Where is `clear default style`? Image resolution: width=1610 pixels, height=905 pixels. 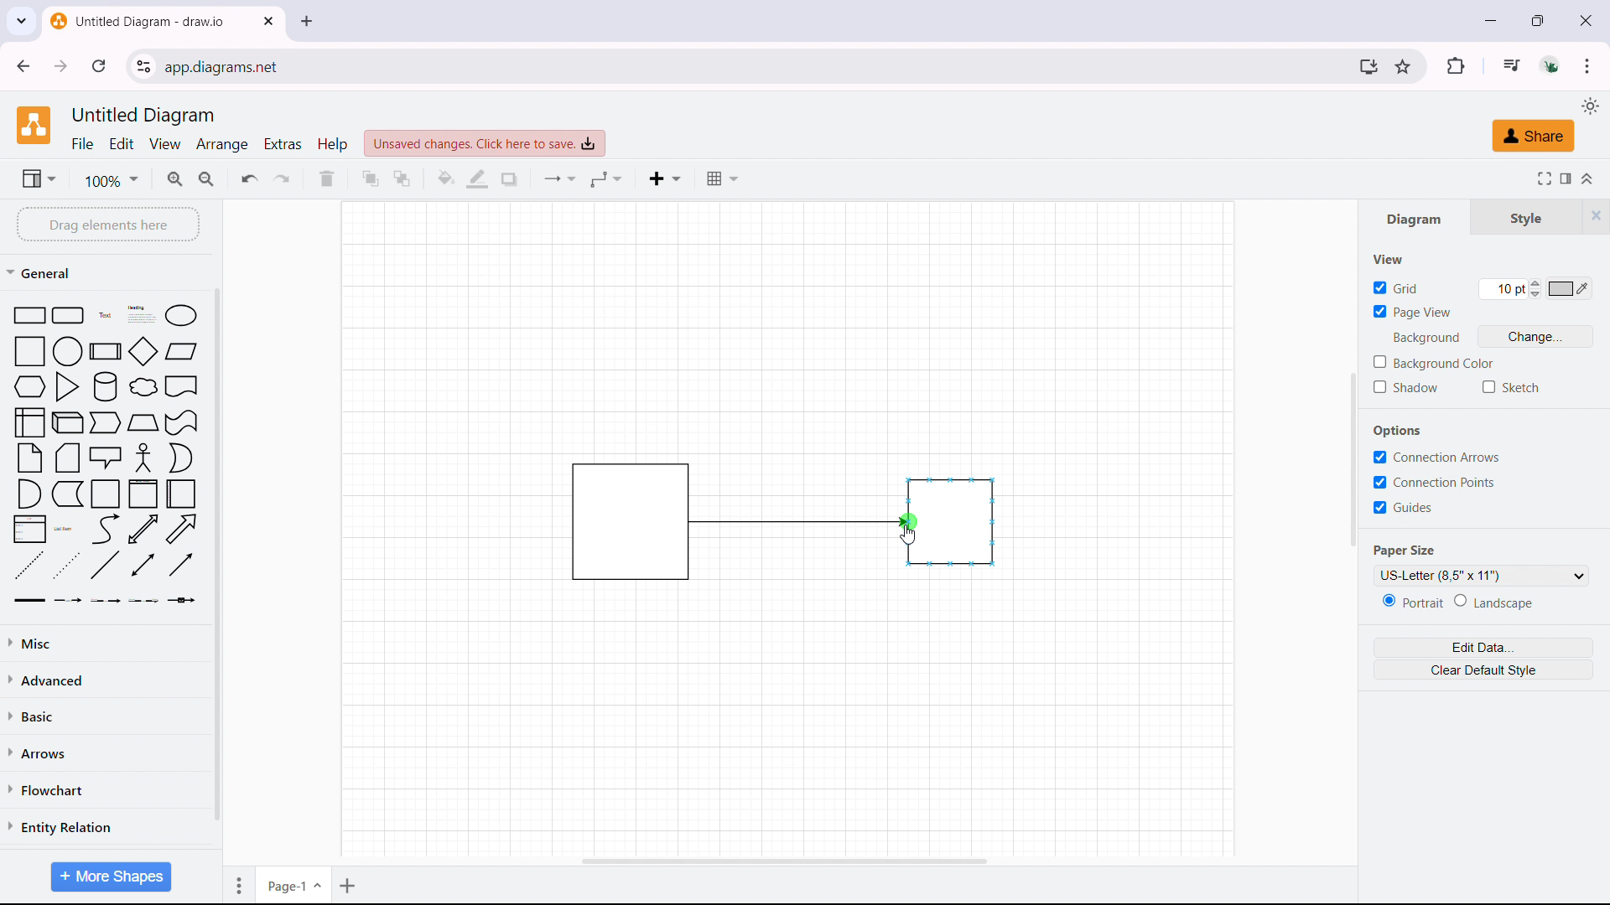
clear default style is located at coordinates (1483, 670).